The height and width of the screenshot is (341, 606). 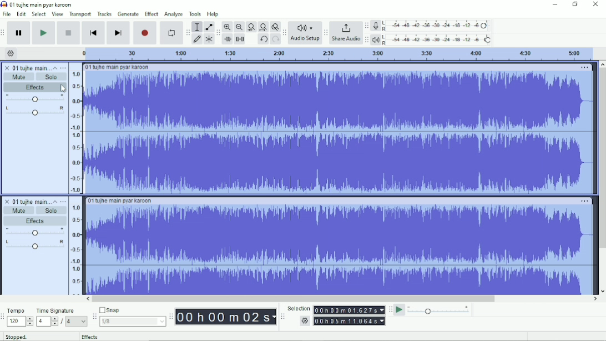 I want to click on Record, so click(x=145, y=33).